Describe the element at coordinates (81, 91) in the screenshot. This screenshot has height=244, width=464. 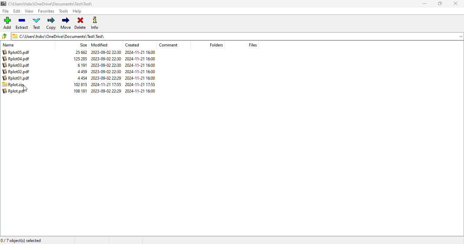
I see `Rplot.pdf 108181 2023-09-02 22:29 2024-11-21 16:00` at that location.